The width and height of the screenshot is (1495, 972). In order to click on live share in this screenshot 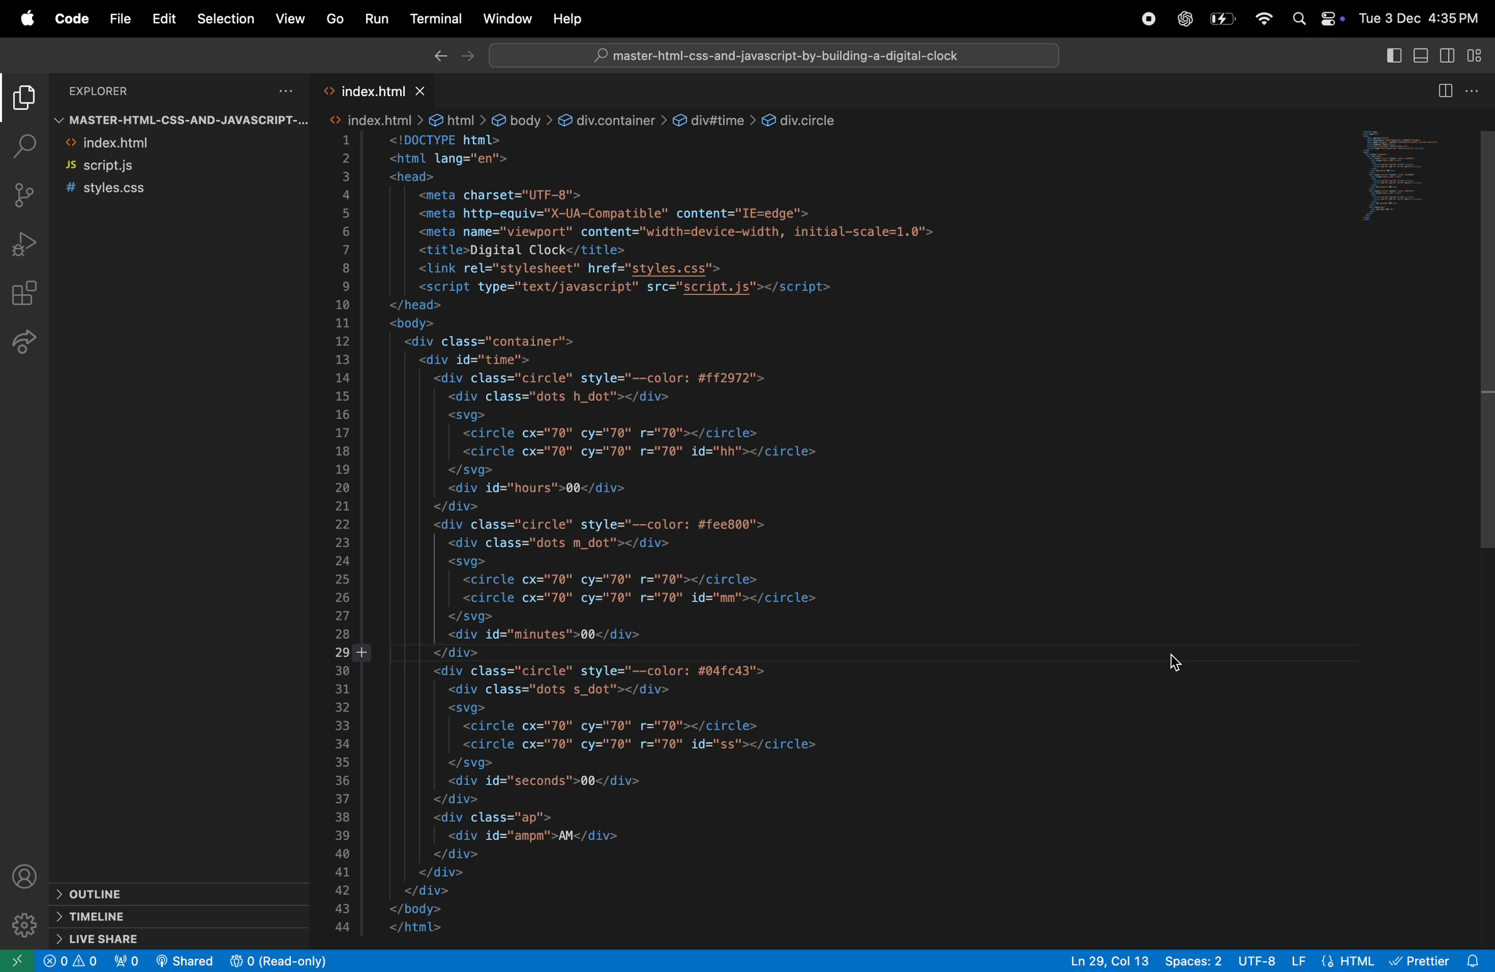, I will do `click(165, 939)`.